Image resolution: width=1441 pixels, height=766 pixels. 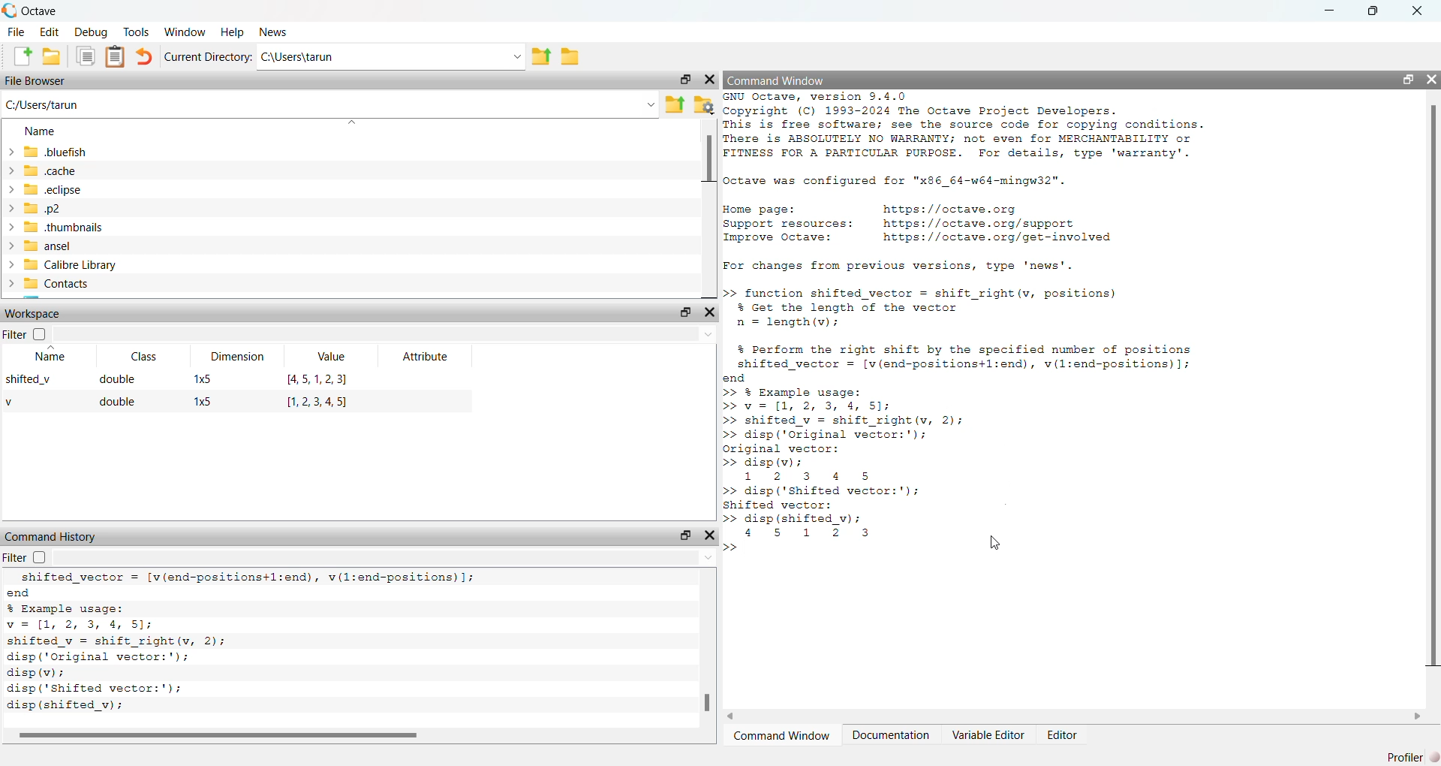 I want to click on ansel, so click(x=59, y=246).